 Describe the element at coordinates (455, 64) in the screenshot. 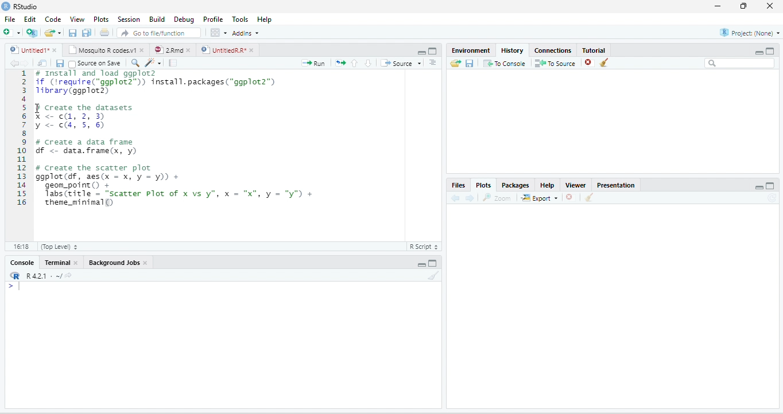

I see `Load history from an existing file` at that location.